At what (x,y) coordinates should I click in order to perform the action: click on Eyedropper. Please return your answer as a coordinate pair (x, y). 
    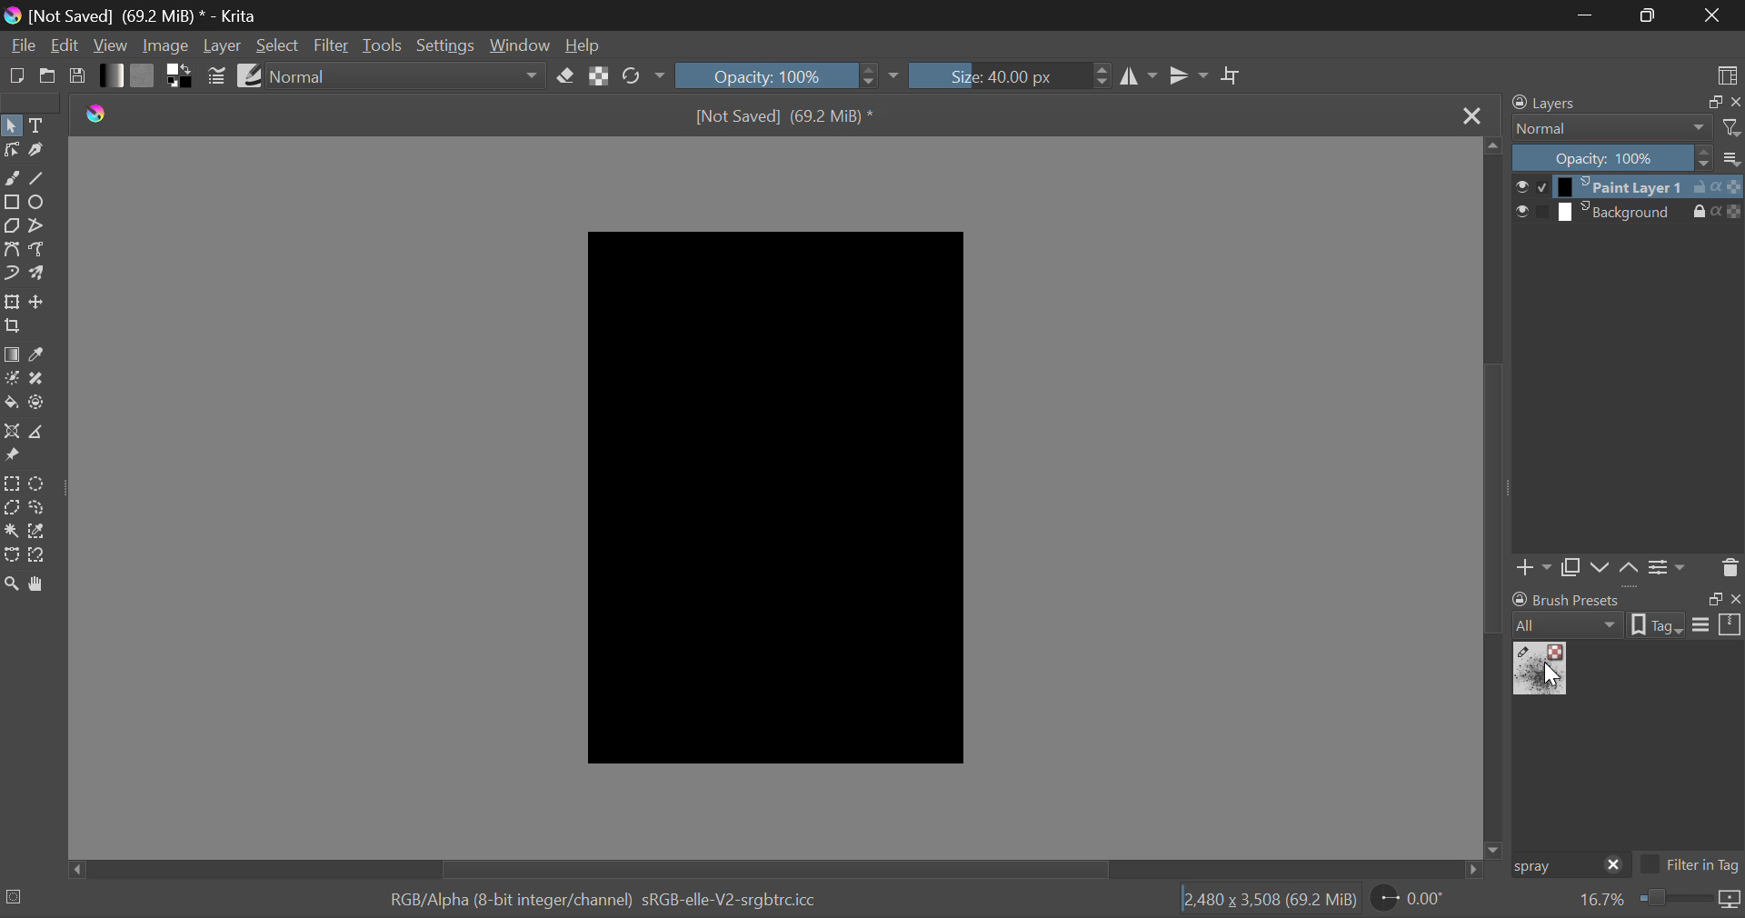
    Looking at the image, I should click on (39, 356).